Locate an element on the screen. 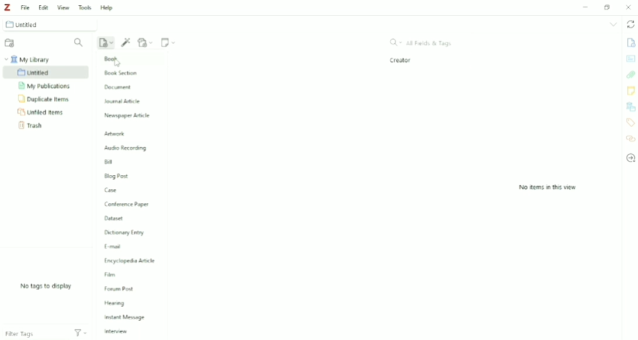  Dataset is located at coordinates (116, 218).